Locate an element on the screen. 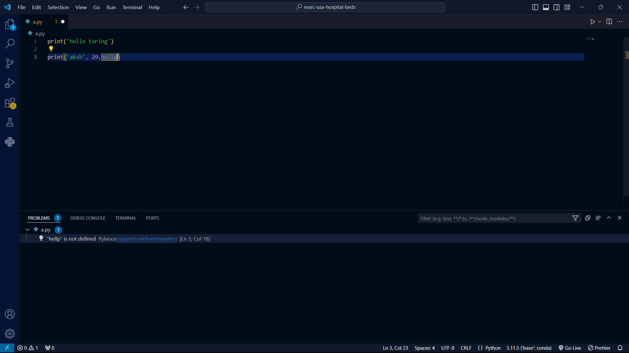 This screenshot has width=629, height=353. View is located at coordinates (82, 7).